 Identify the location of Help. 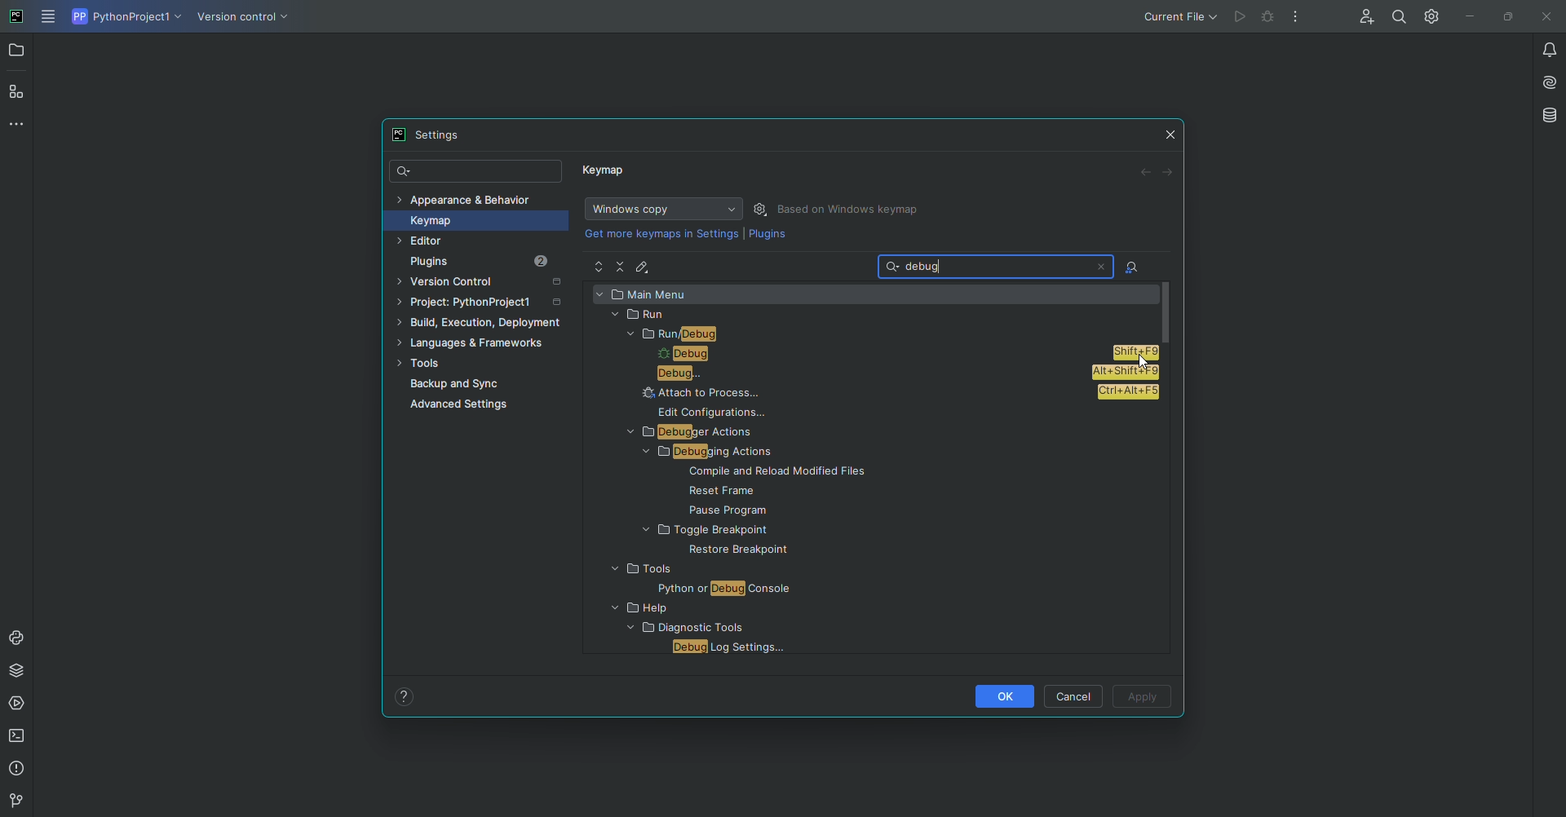
(405, 696).